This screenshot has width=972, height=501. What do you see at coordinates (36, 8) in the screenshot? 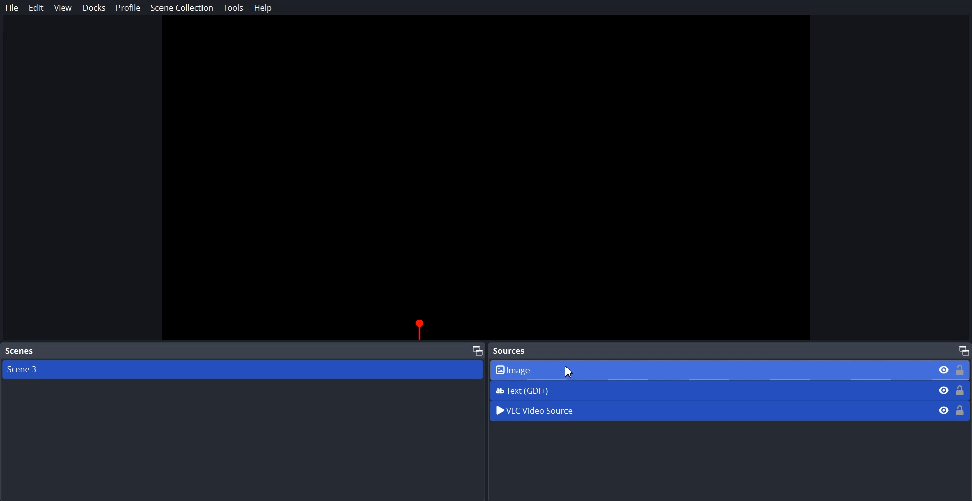
I see `Edit` at bounding box center [36, 8].